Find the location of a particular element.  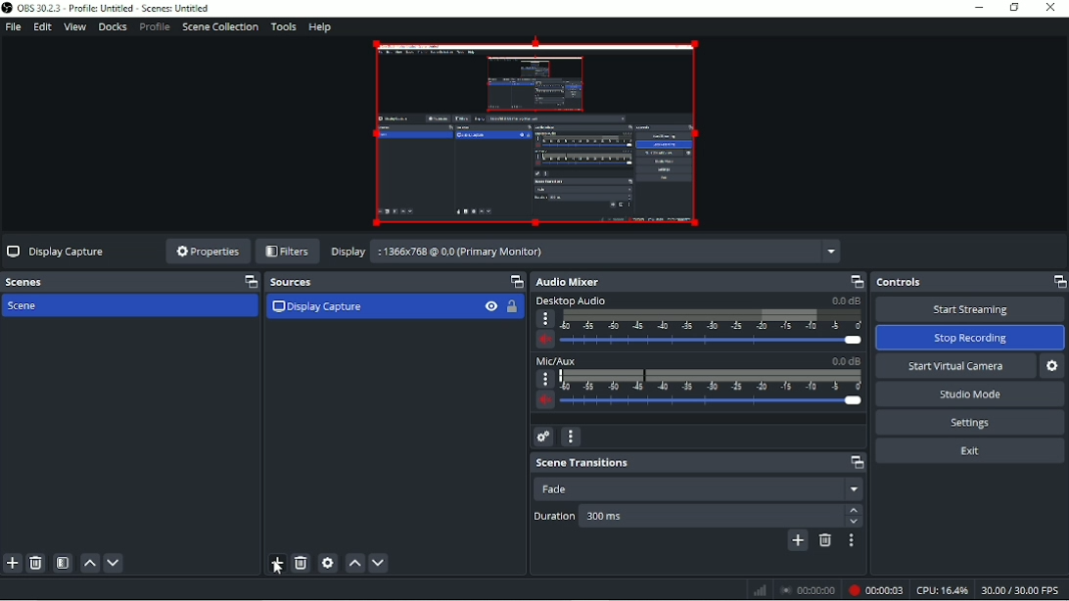

Studio mode is located at coordinates (971, 394).